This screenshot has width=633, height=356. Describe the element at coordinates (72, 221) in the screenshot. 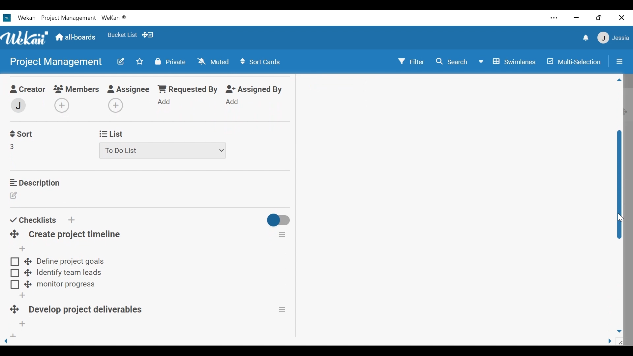

I see `` at that location.